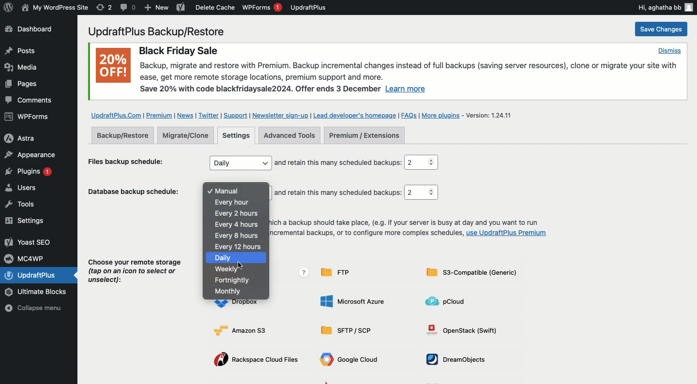 The height and width of the screenshot is (384, 697). Describe the element at coordinates (178, 49) in the screenshot. I see `Black Friday Sale` at that location.